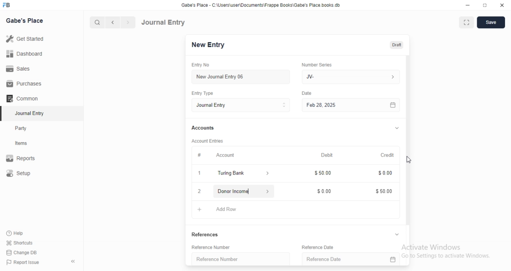 The image size is (511, 271). I want to click on $000, so click(325, 191).